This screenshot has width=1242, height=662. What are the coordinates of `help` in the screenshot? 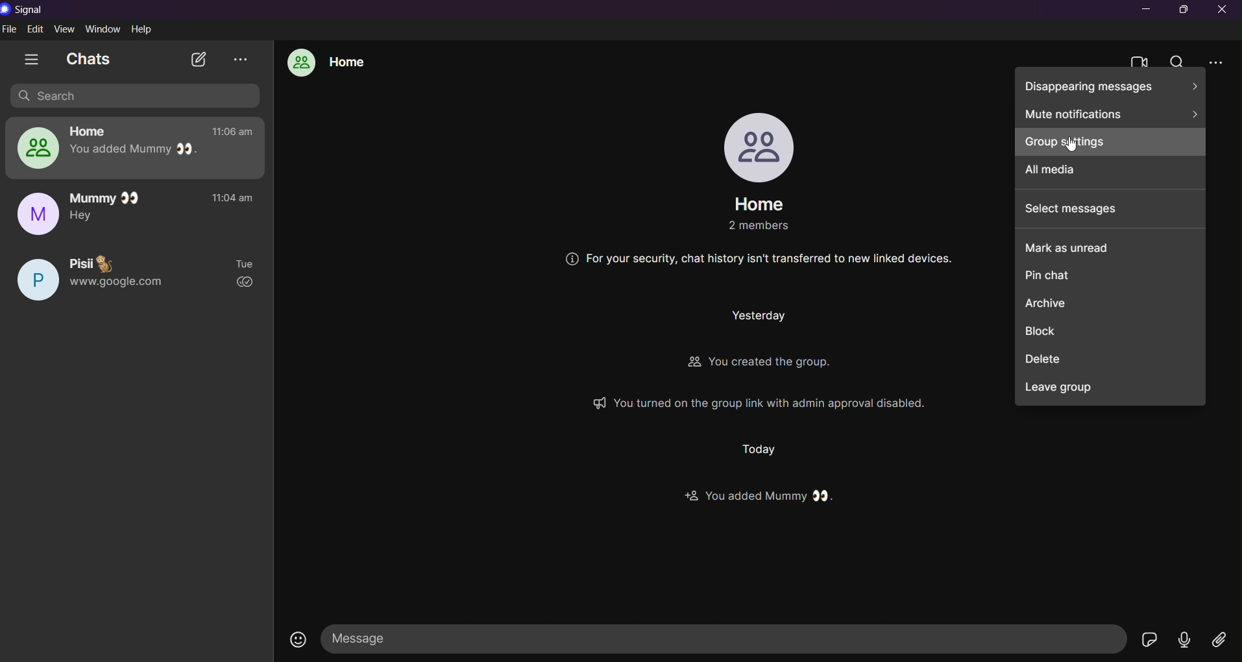 It's located at (144, 30).